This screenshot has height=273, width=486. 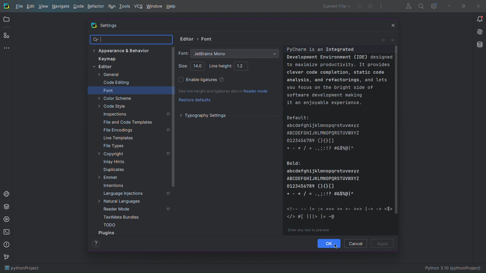 I want to click on Line height: 1.2, so click(x=242, y=66).